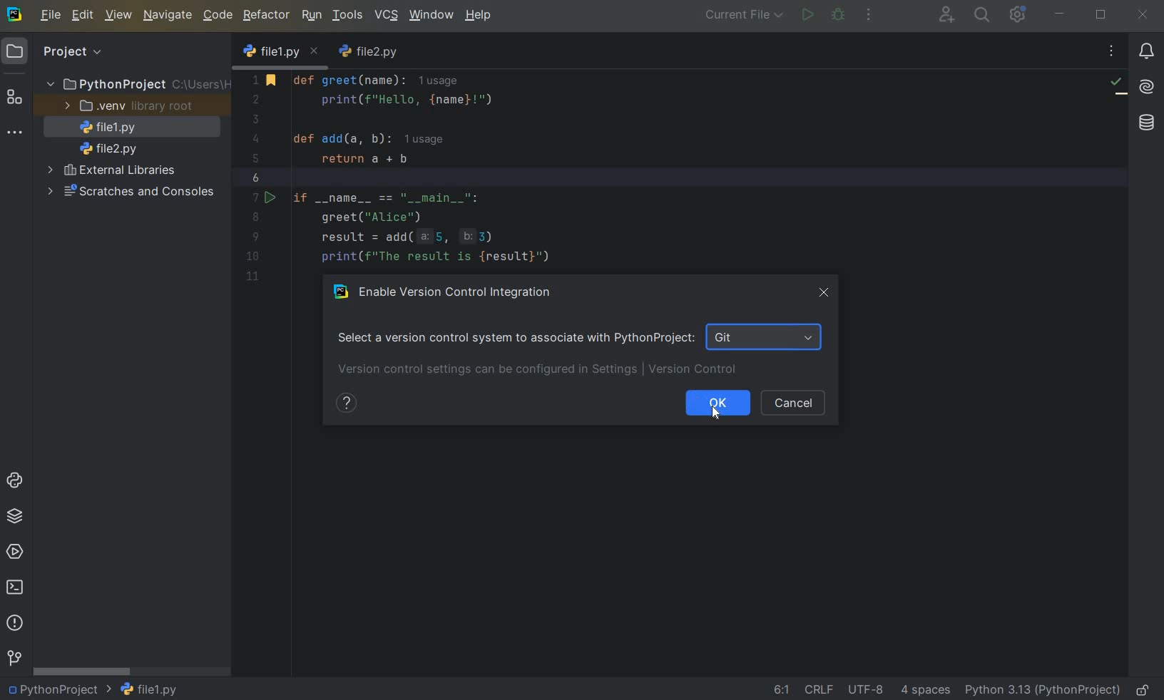 The image size is (1164, 700). What do you see at coordinates (793, 403) in the screenshot?
I see `cancel` at bounding box center [793, 403].